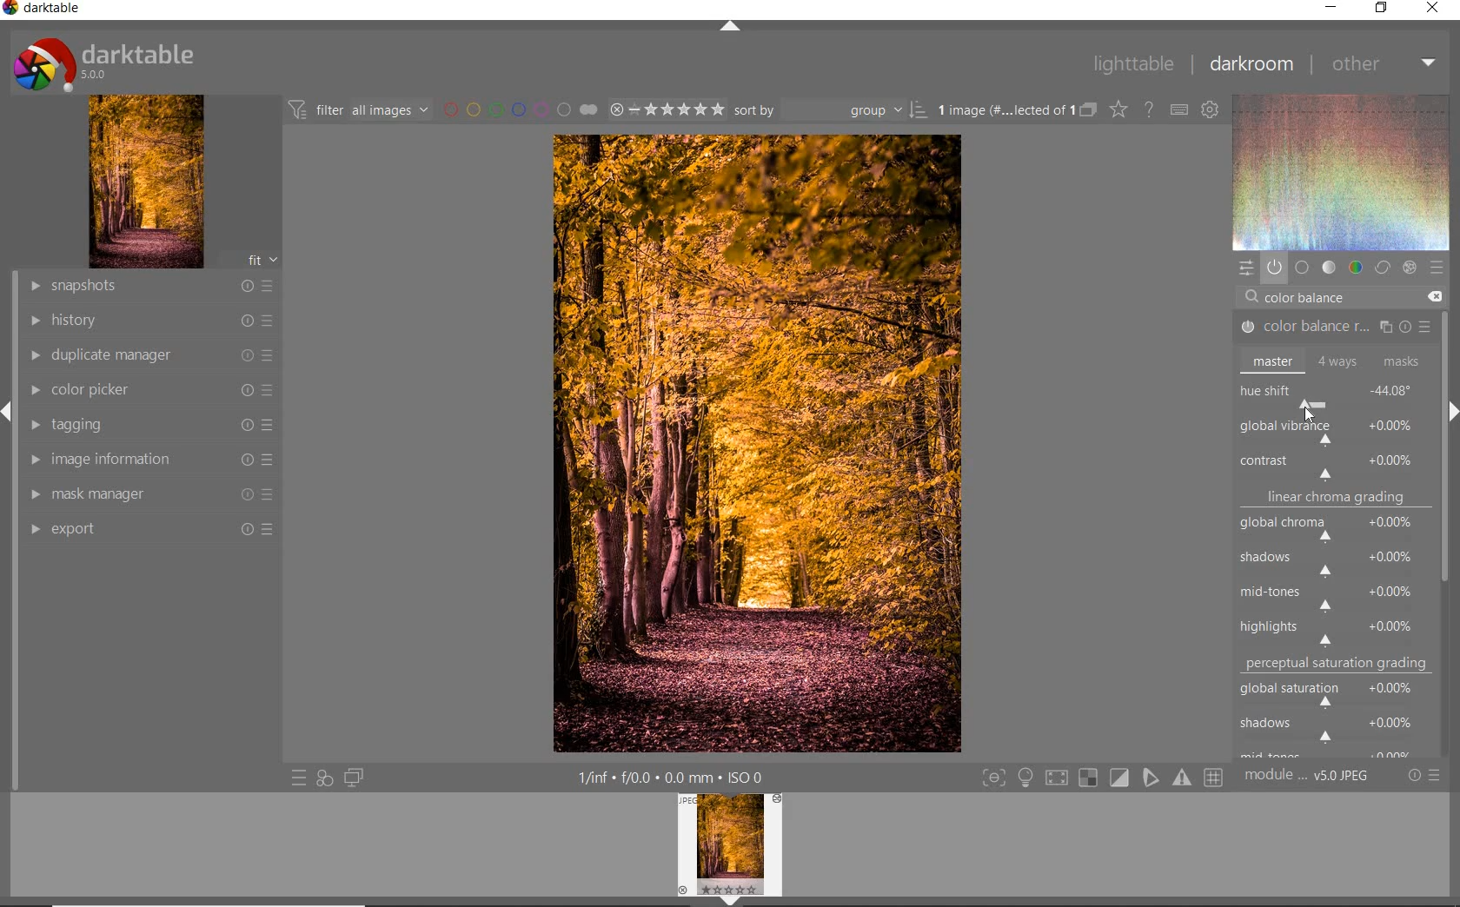 The image size is (1460, 907). I want to click on filter by image color label, so click(519, 109).